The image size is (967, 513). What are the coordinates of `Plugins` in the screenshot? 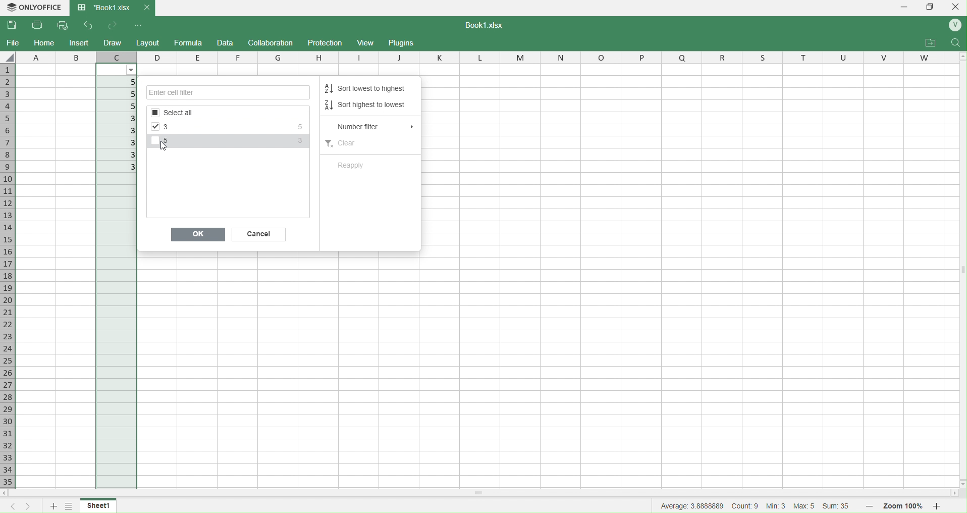 It's located at (401, 42).